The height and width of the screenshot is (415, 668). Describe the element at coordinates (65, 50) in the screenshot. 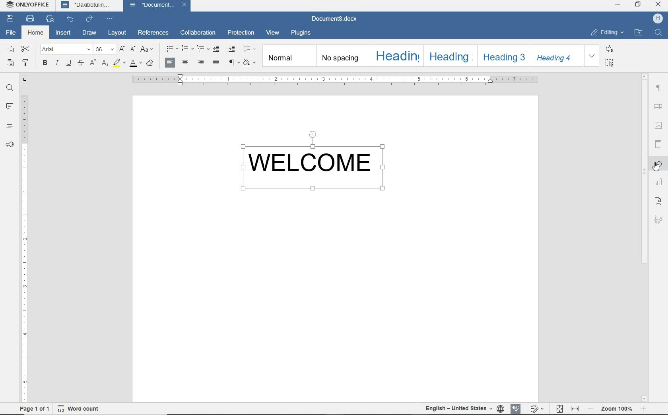

I see `FONT` at that location.